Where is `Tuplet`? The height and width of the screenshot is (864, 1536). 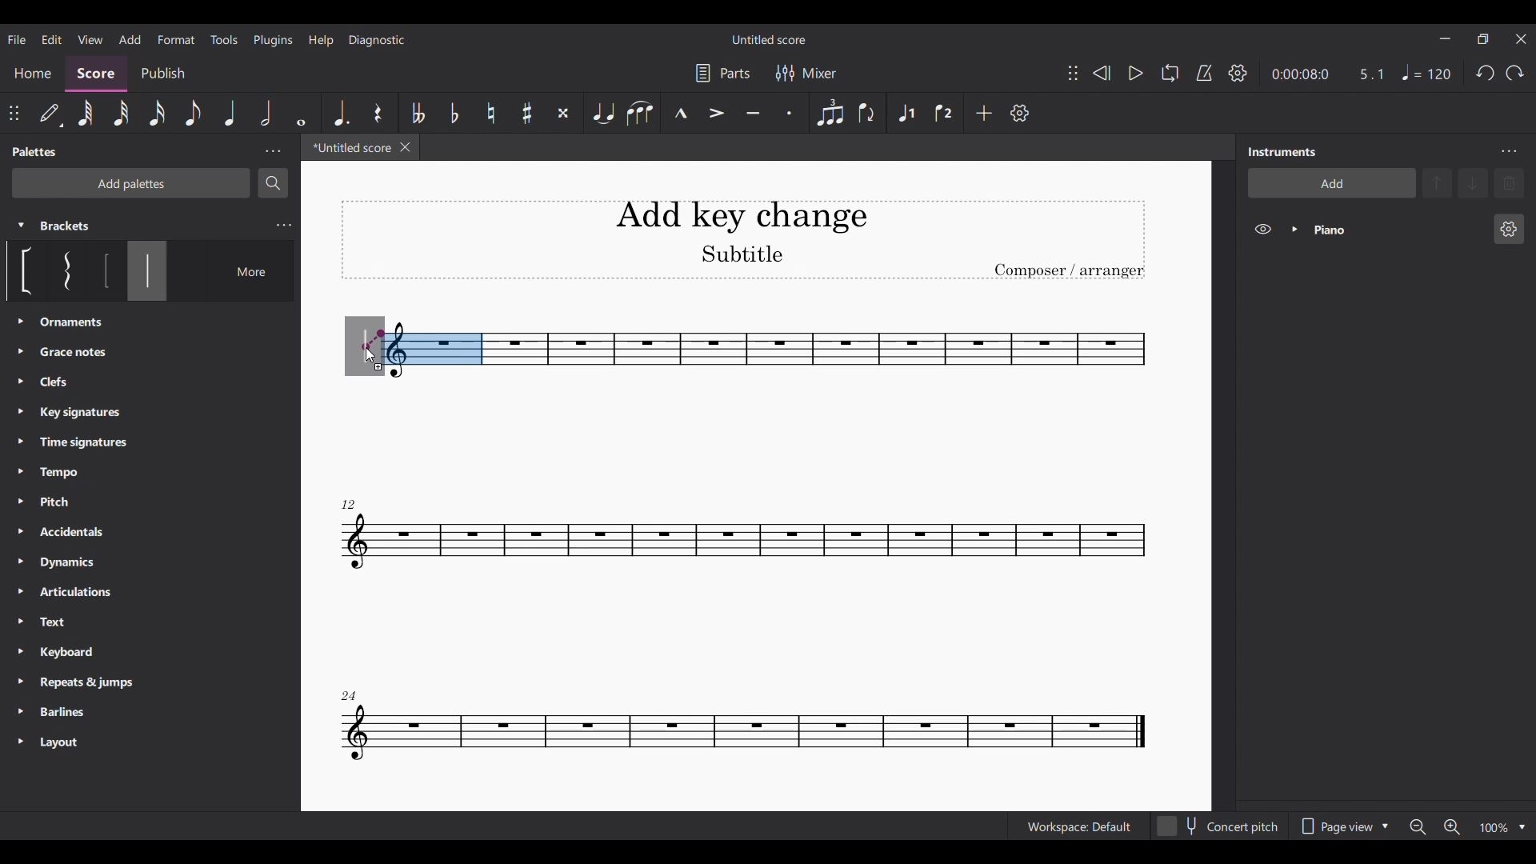 Tuplet is located at coordinates (830, 113).